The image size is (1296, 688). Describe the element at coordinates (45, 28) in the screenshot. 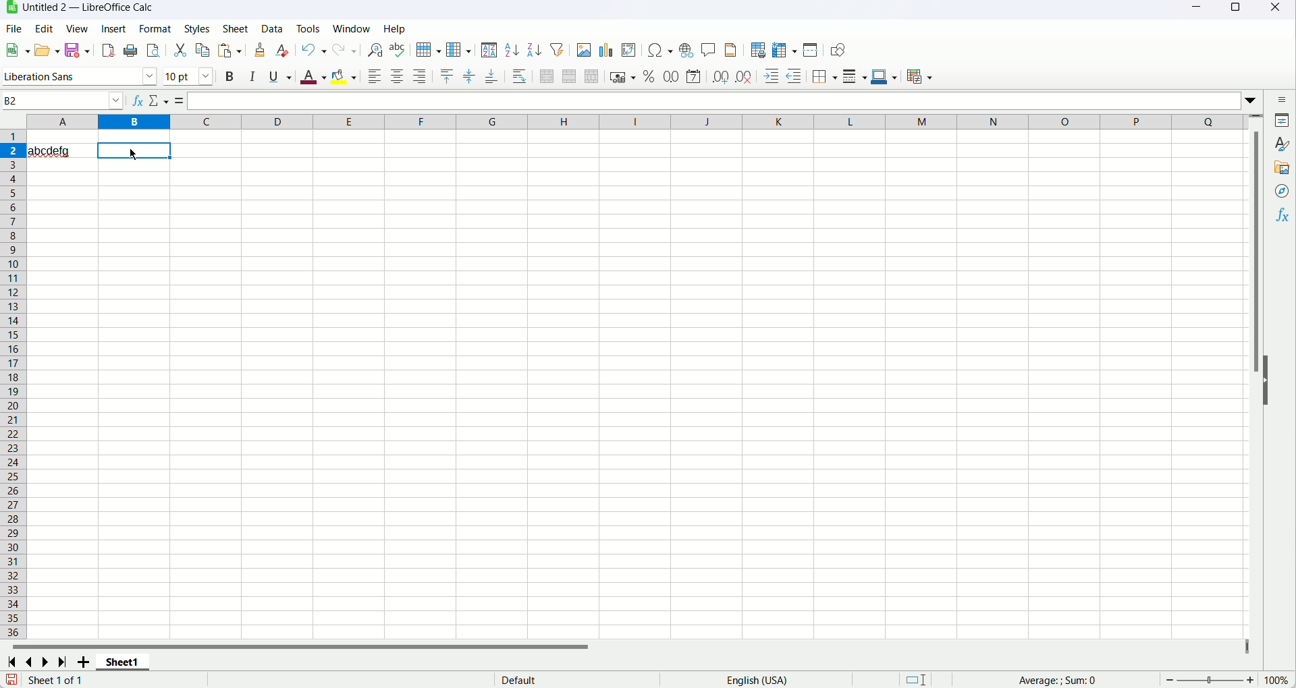

I see `edit` at that location.